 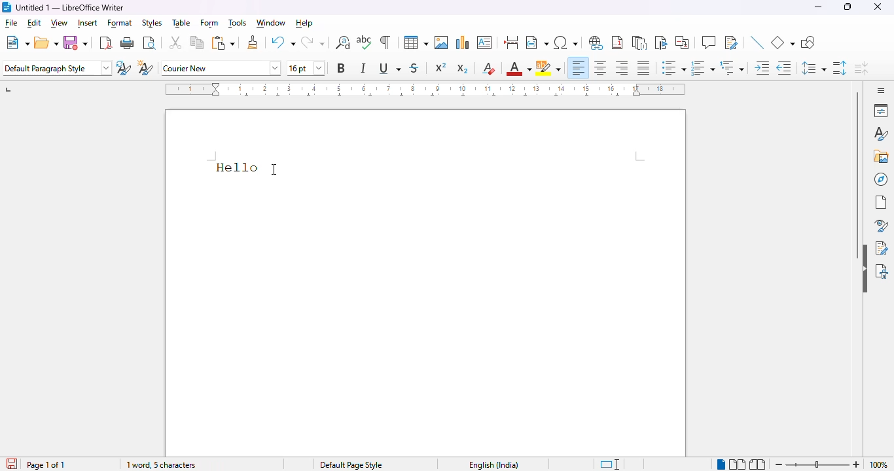 I want to click on clear direct formatting, so click(x=490, y=68).